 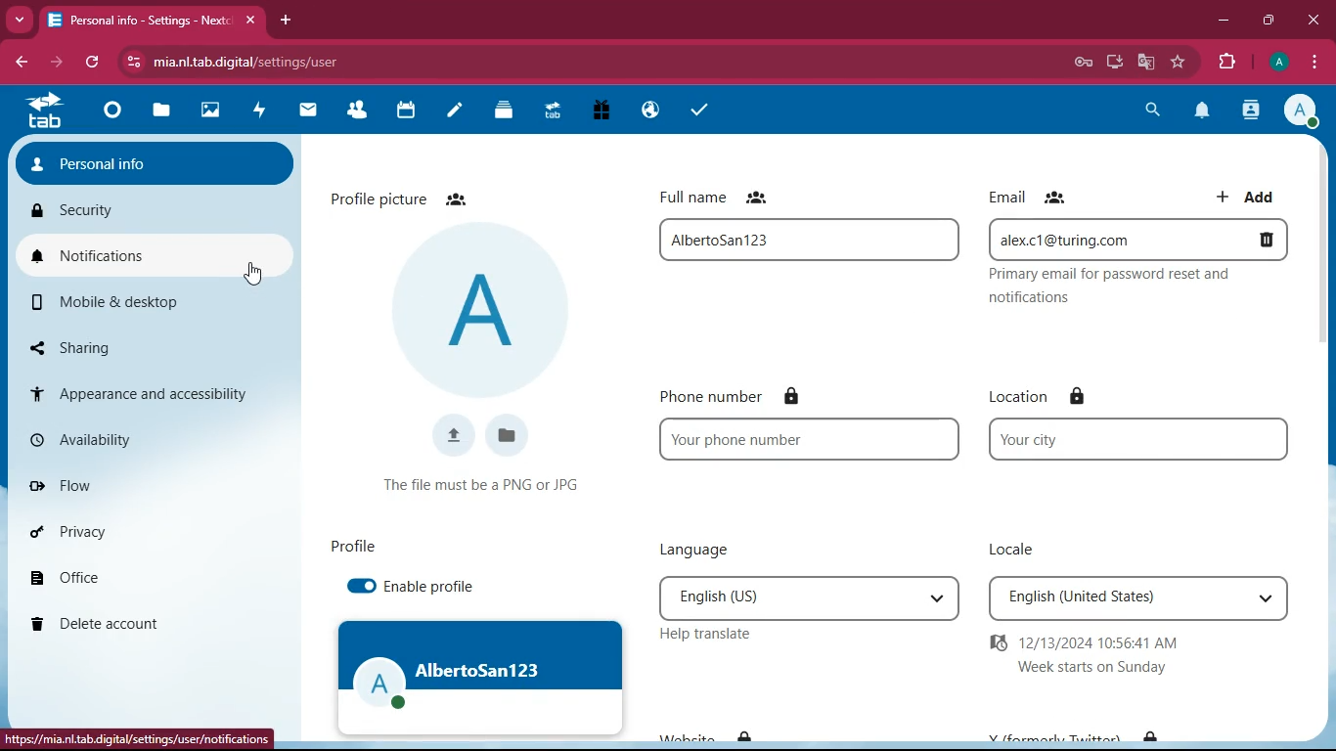 I want to click on privacy, so click(x=152, y=534).